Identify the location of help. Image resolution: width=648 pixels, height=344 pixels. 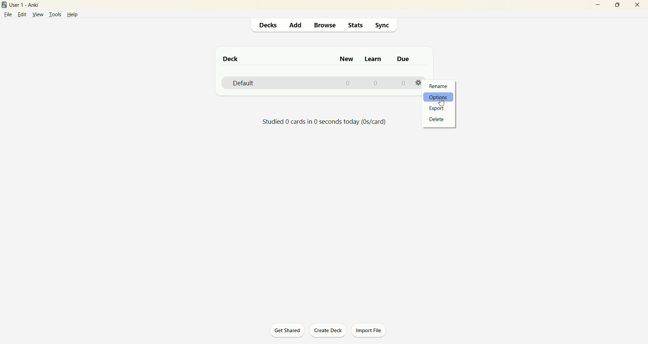
(76, 14).